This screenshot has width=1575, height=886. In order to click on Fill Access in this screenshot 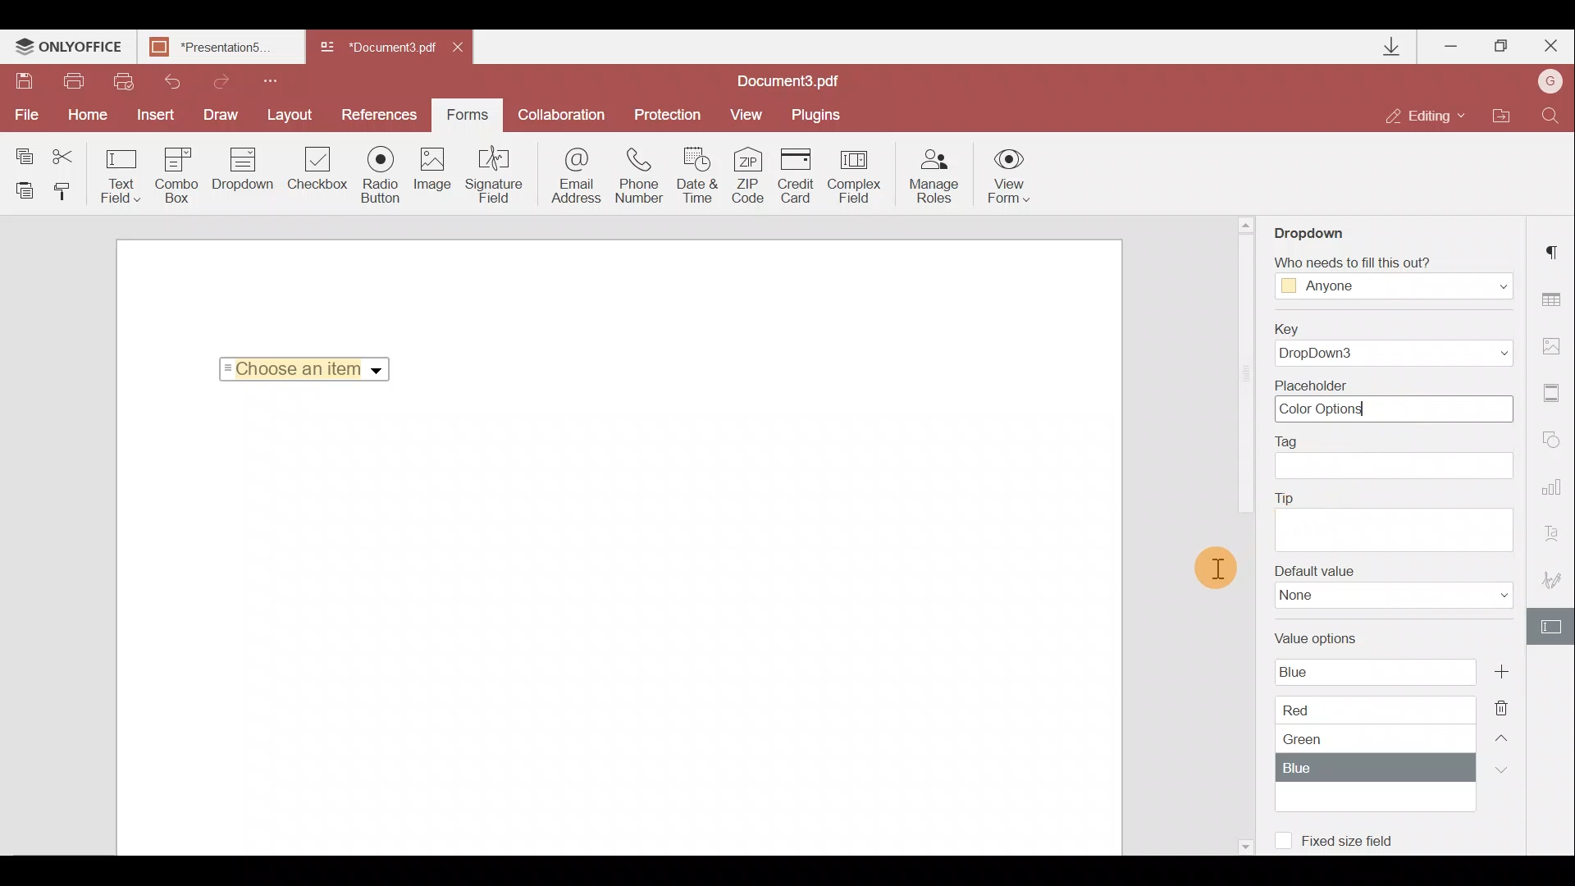, I will do `click(1390, 278)`.